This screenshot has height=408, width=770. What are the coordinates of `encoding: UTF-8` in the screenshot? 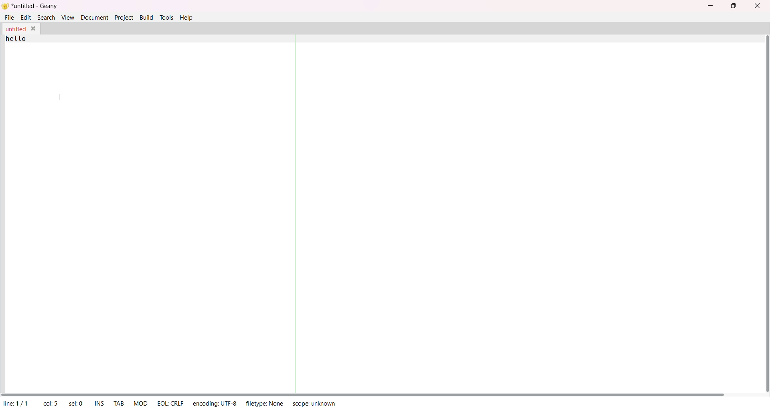 It's located at (214, 403).